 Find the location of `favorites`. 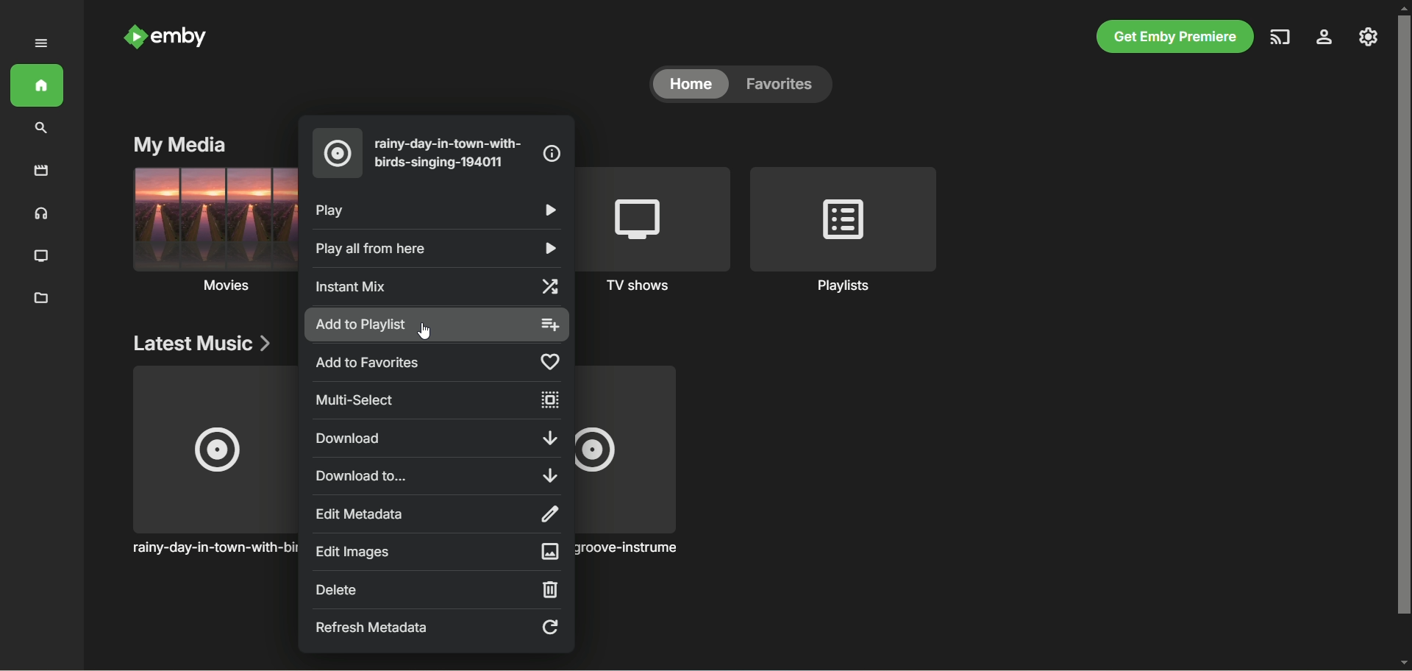

favorites is located at coordinates (786, 84).